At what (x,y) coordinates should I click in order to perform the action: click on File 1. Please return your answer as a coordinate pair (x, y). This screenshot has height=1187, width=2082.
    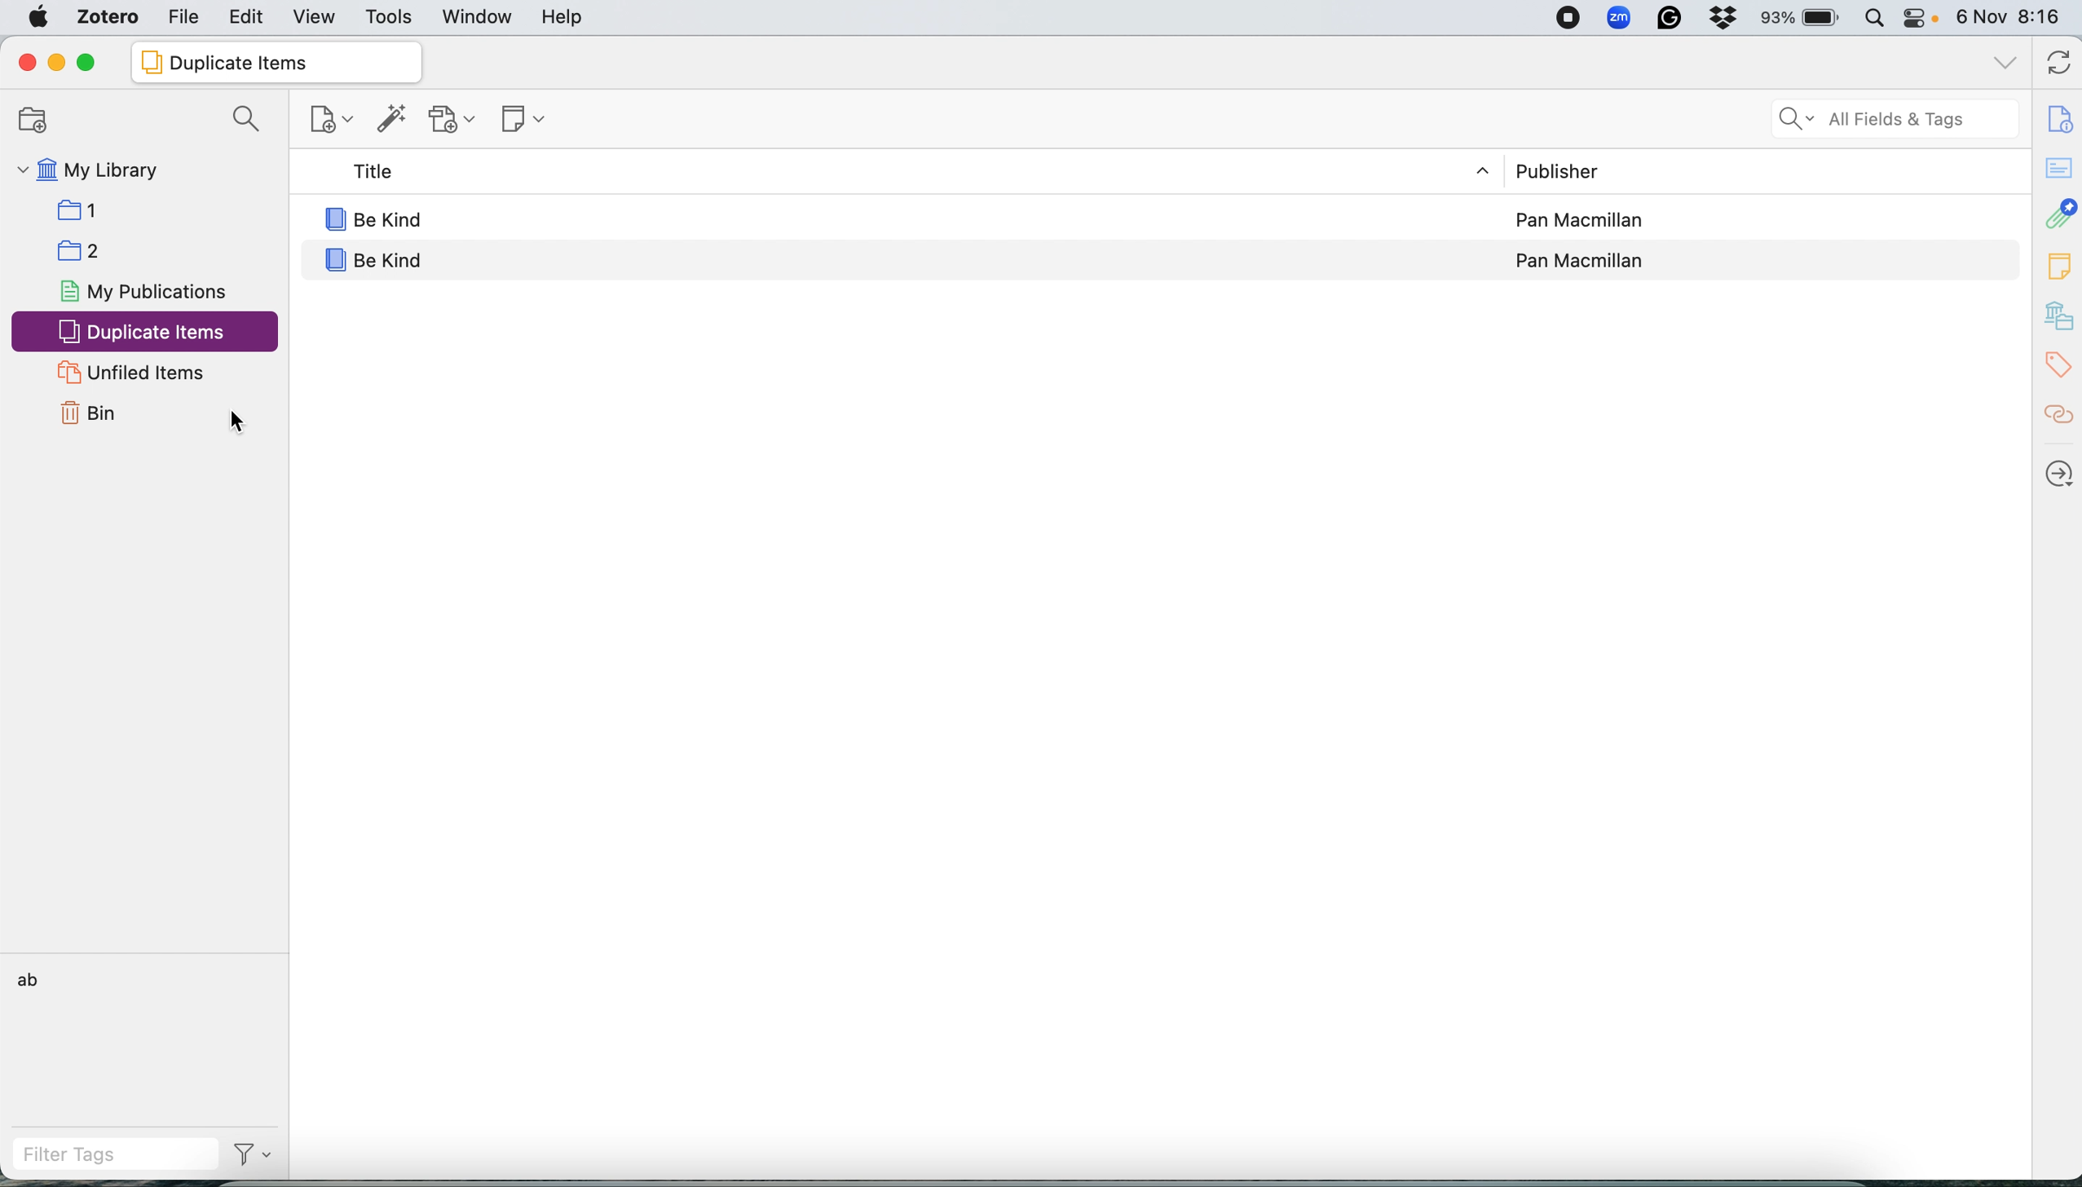
    Looking at the image, I should click on (159, 210).